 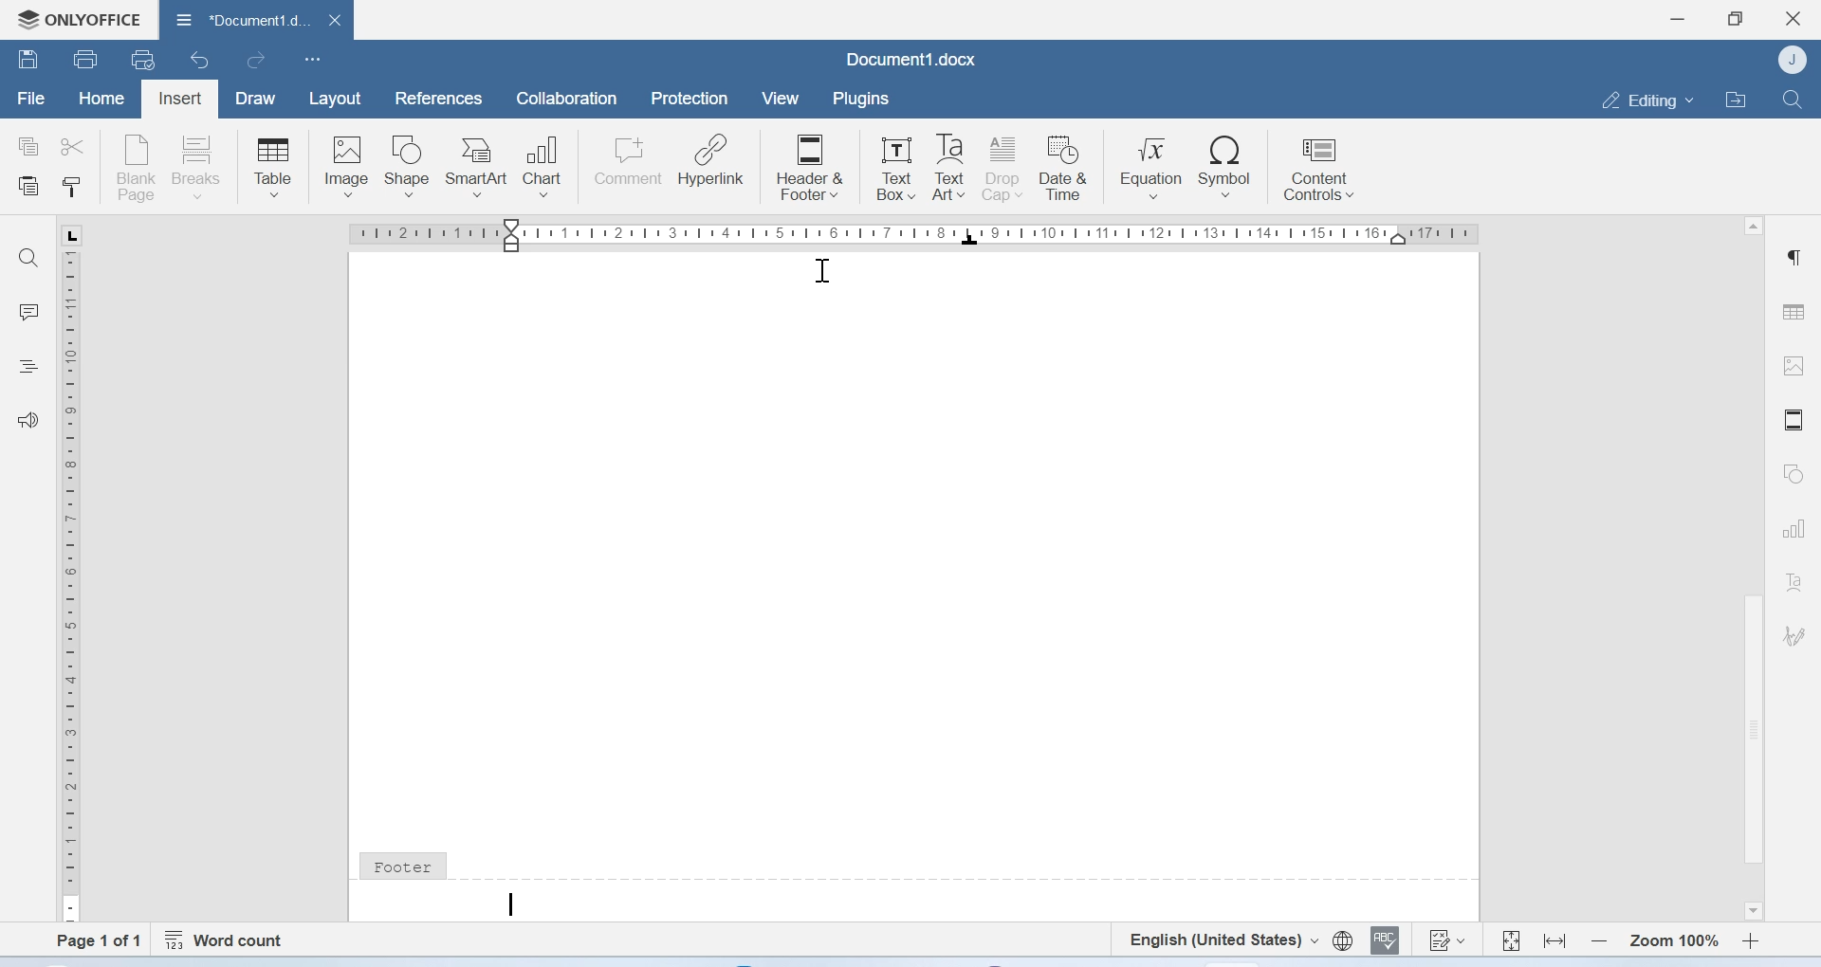 I want to click on Footer, so click(x=402, y=864).